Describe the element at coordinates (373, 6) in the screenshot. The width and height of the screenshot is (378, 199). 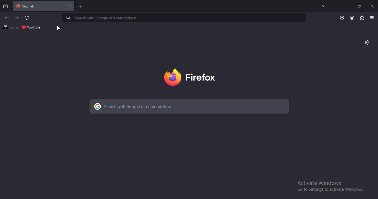
I see `close` at that location.